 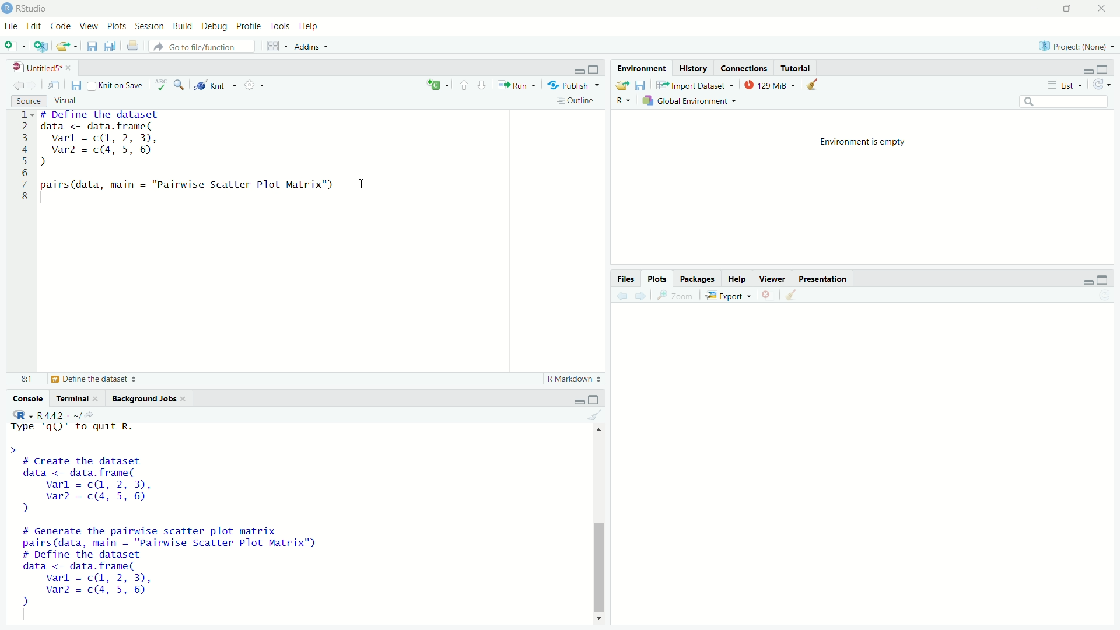 I want to click on Environment is empty, so click(x=864, y=141).